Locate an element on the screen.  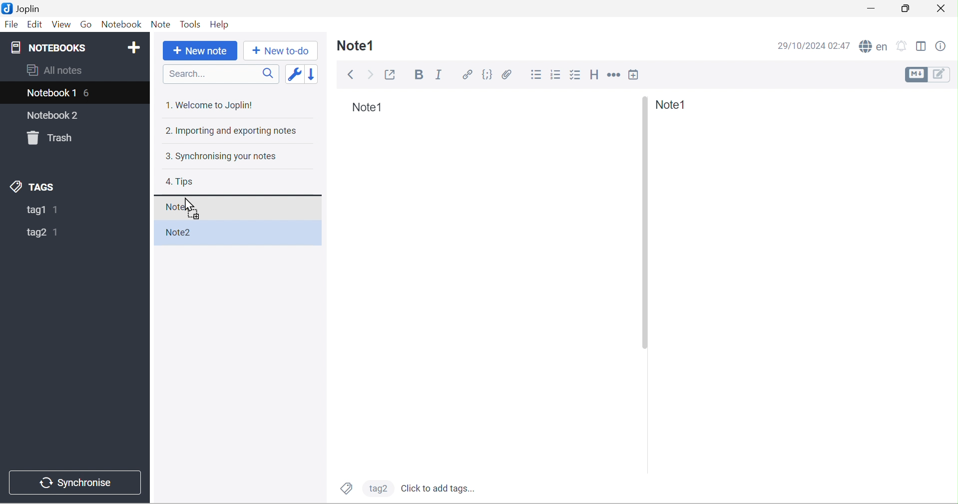
6 is located at coordinates (89, 93).